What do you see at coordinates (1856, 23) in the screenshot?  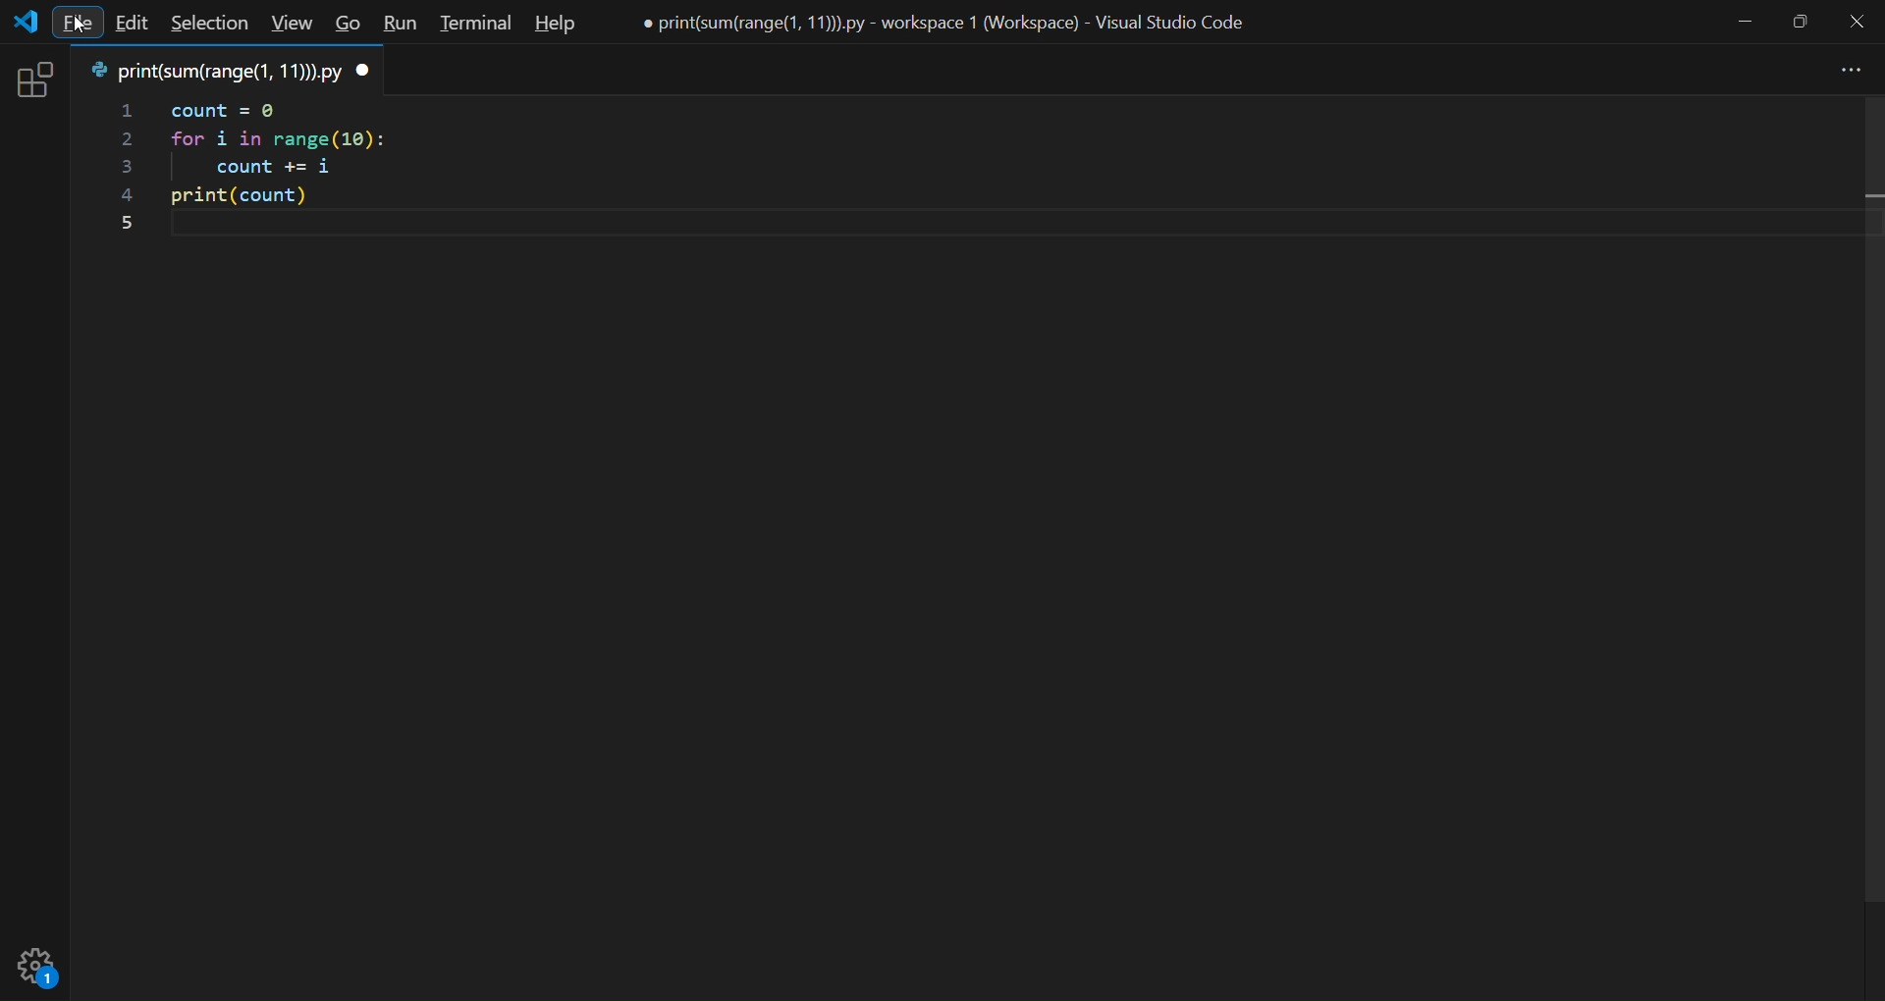 I see `close` at bounding box center [1856, 23].